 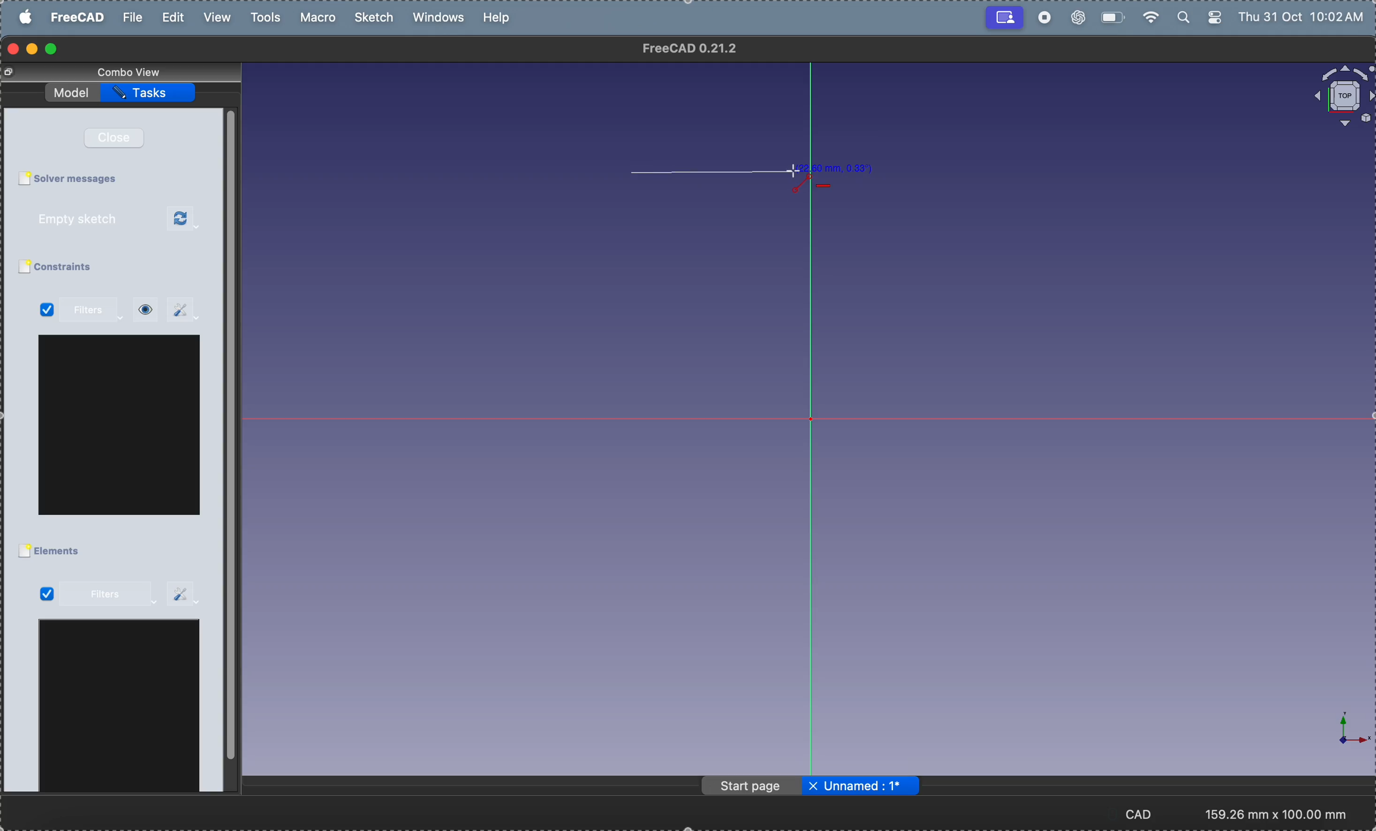 I want to click on filters, so click(x=108, y=595).